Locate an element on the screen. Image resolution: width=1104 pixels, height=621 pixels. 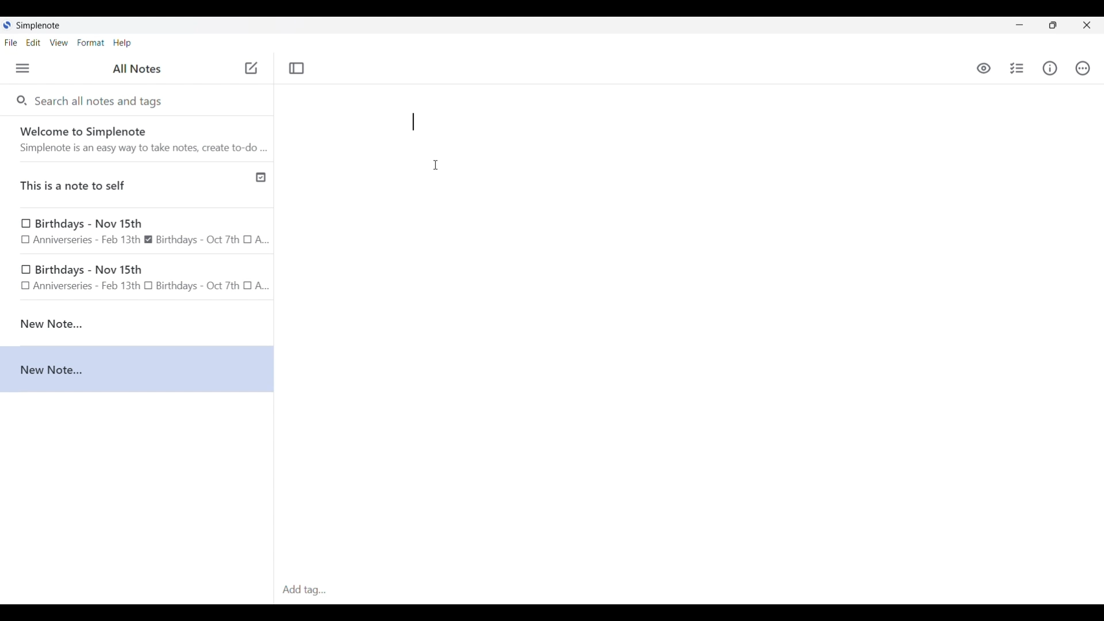
Toggle to see markdown preview is located at coordinates (984, 68).